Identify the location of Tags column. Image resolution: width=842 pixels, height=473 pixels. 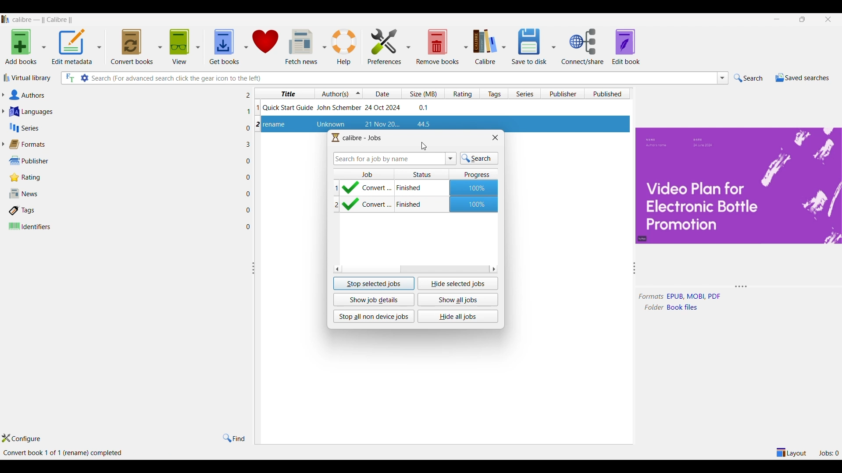
(494, 93).